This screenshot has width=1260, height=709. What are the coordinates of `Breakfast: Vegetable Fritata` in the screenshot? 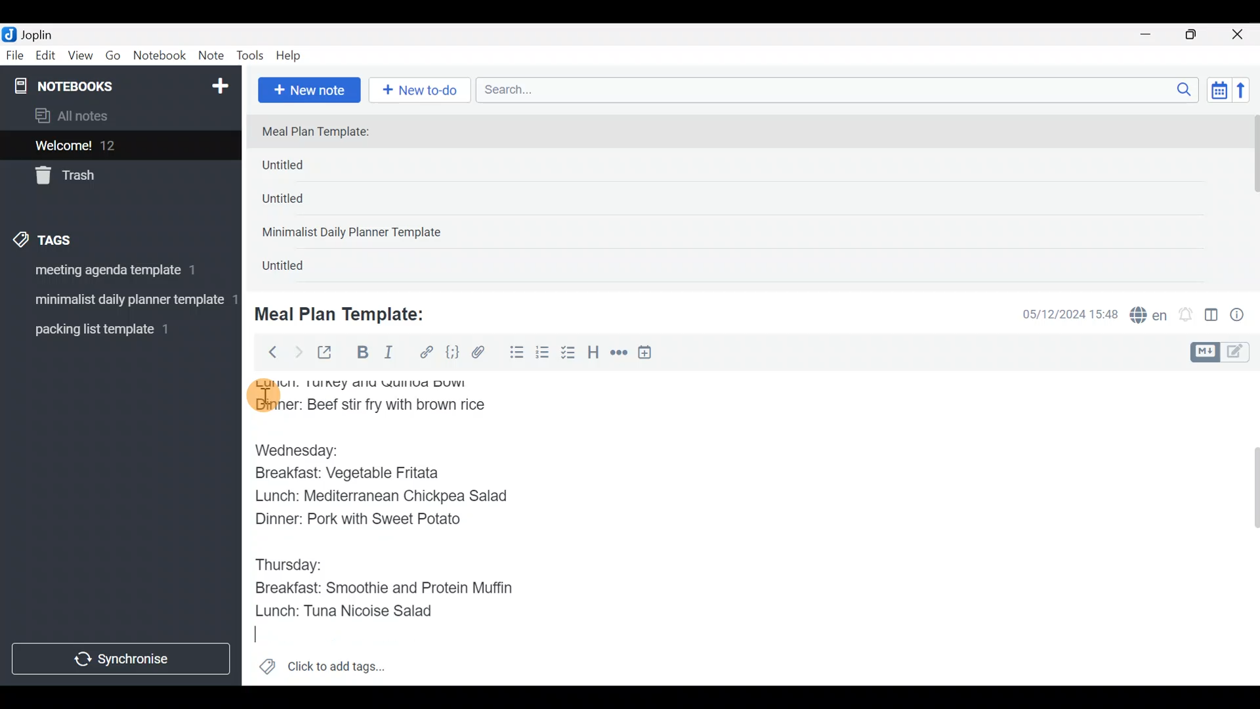 It's located at (359, 473).